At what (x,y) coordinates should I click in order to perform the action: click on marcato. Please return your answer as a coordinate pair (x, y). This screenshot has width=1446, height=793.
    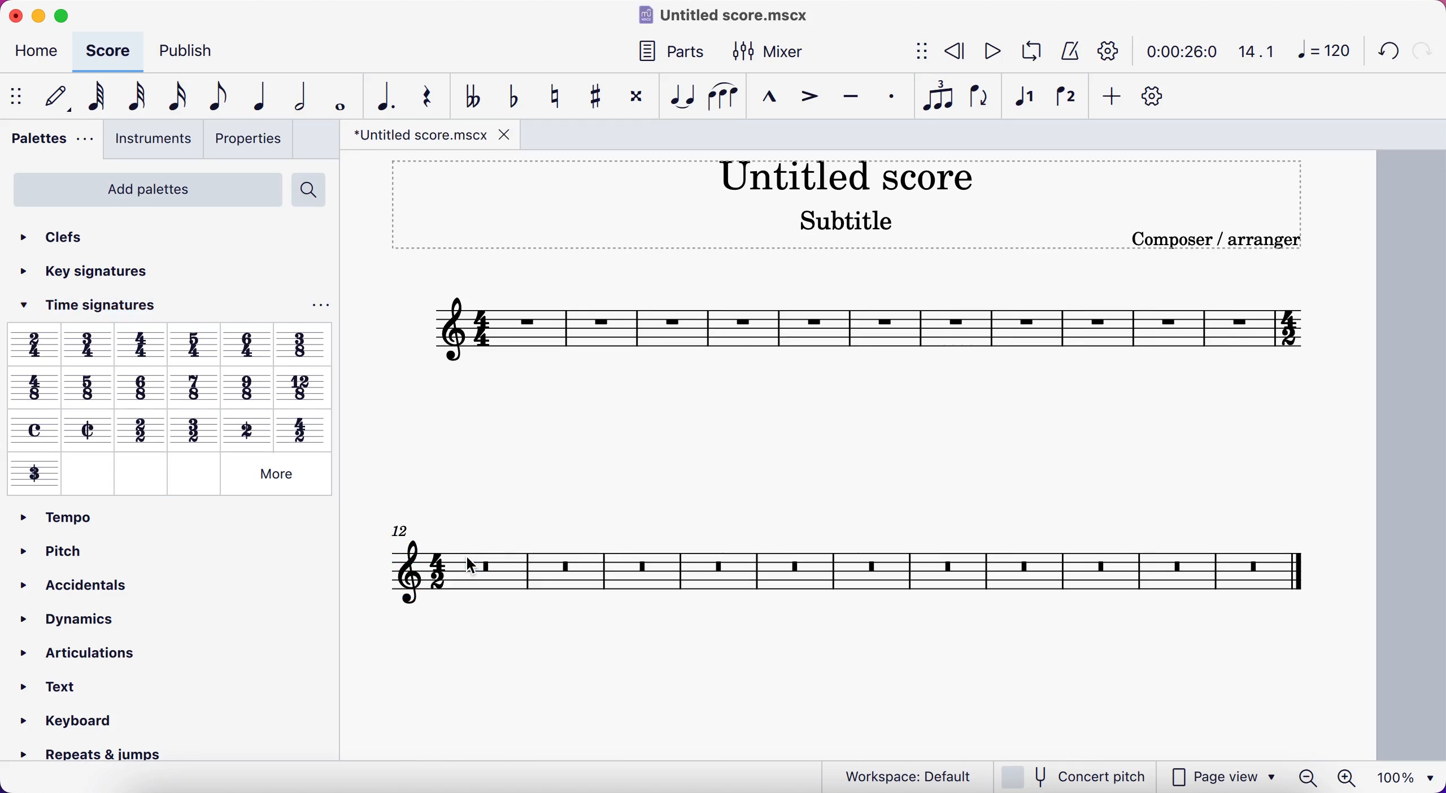
    Looking at the image, I should click on (766, 94).